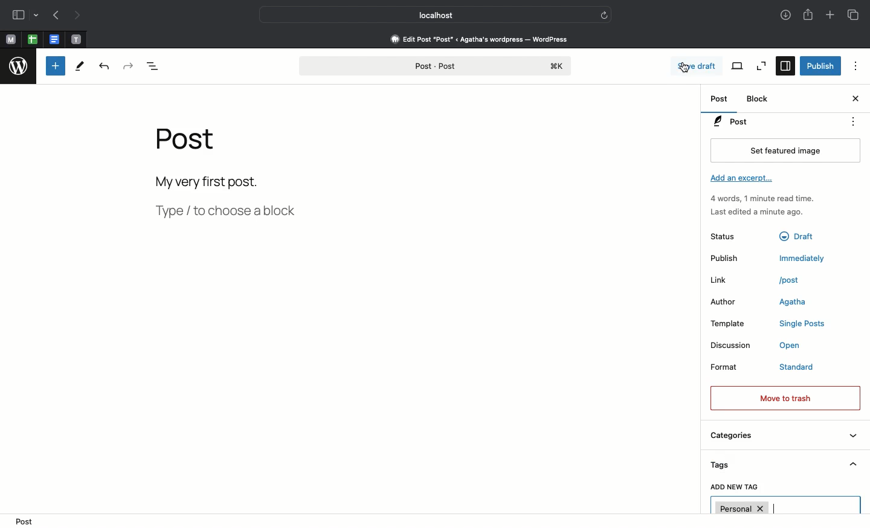  I want to click on Publish, so click(820, 65).